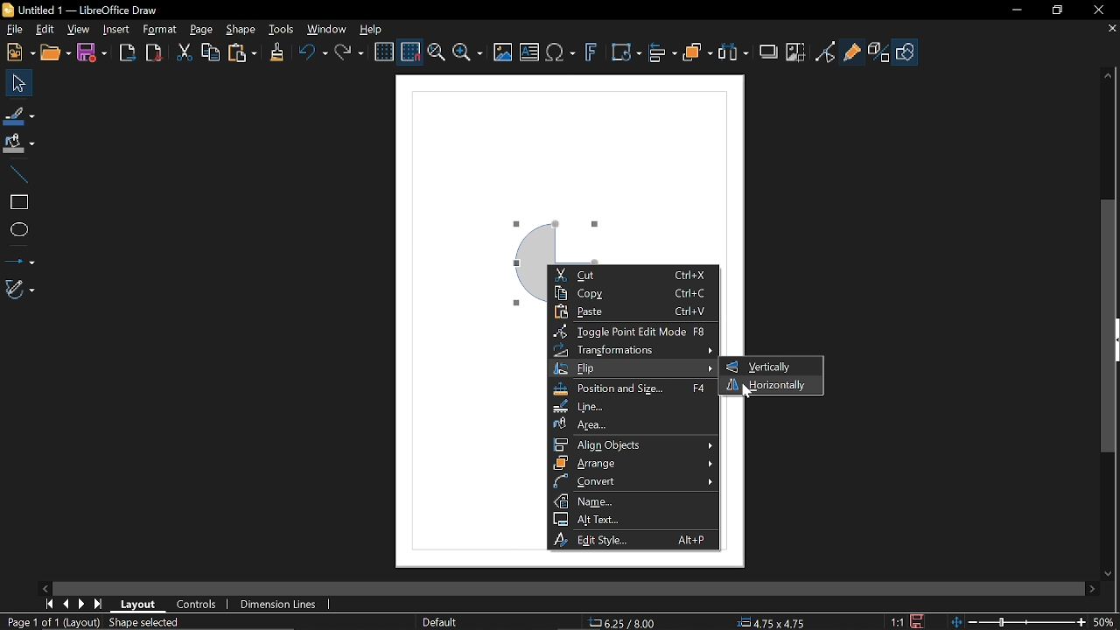 The height and width of the screenshot is (630, 1120). I want to click on Tools, so click(282, 30).